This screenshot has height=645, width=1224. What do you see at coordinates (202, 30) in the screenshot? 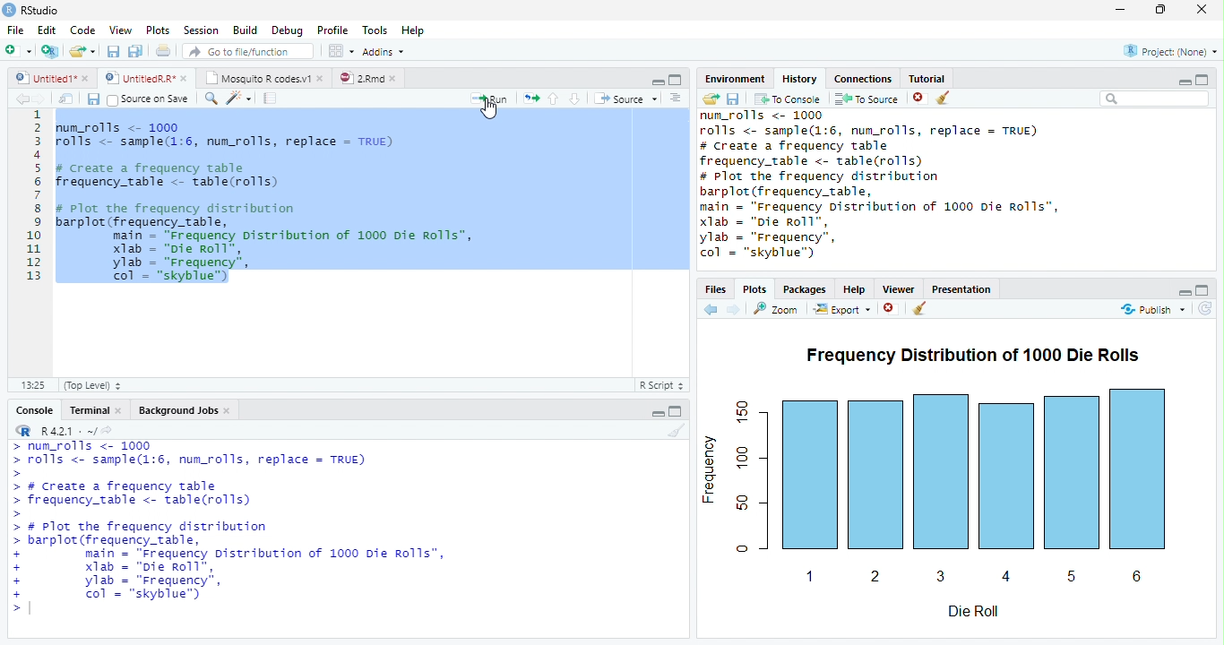
I see `Session` at bounding box center [202, 30].